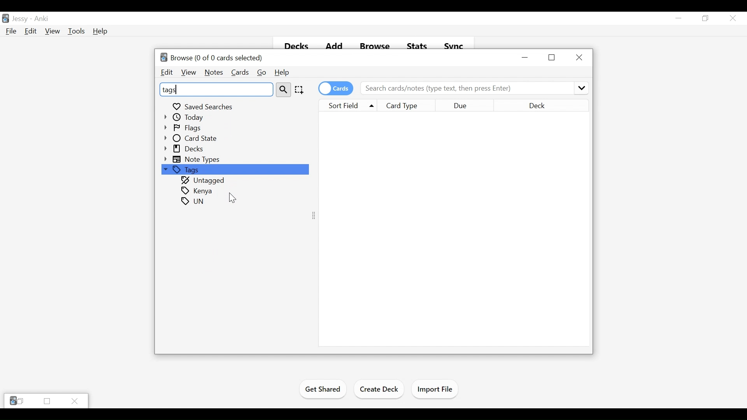 Image resolution: width=747 pixels, height=420 pixels. What do you see at coordinates (346, 105) in the screenshot?
I see `Sort Field` at bounding box center [346, 105].